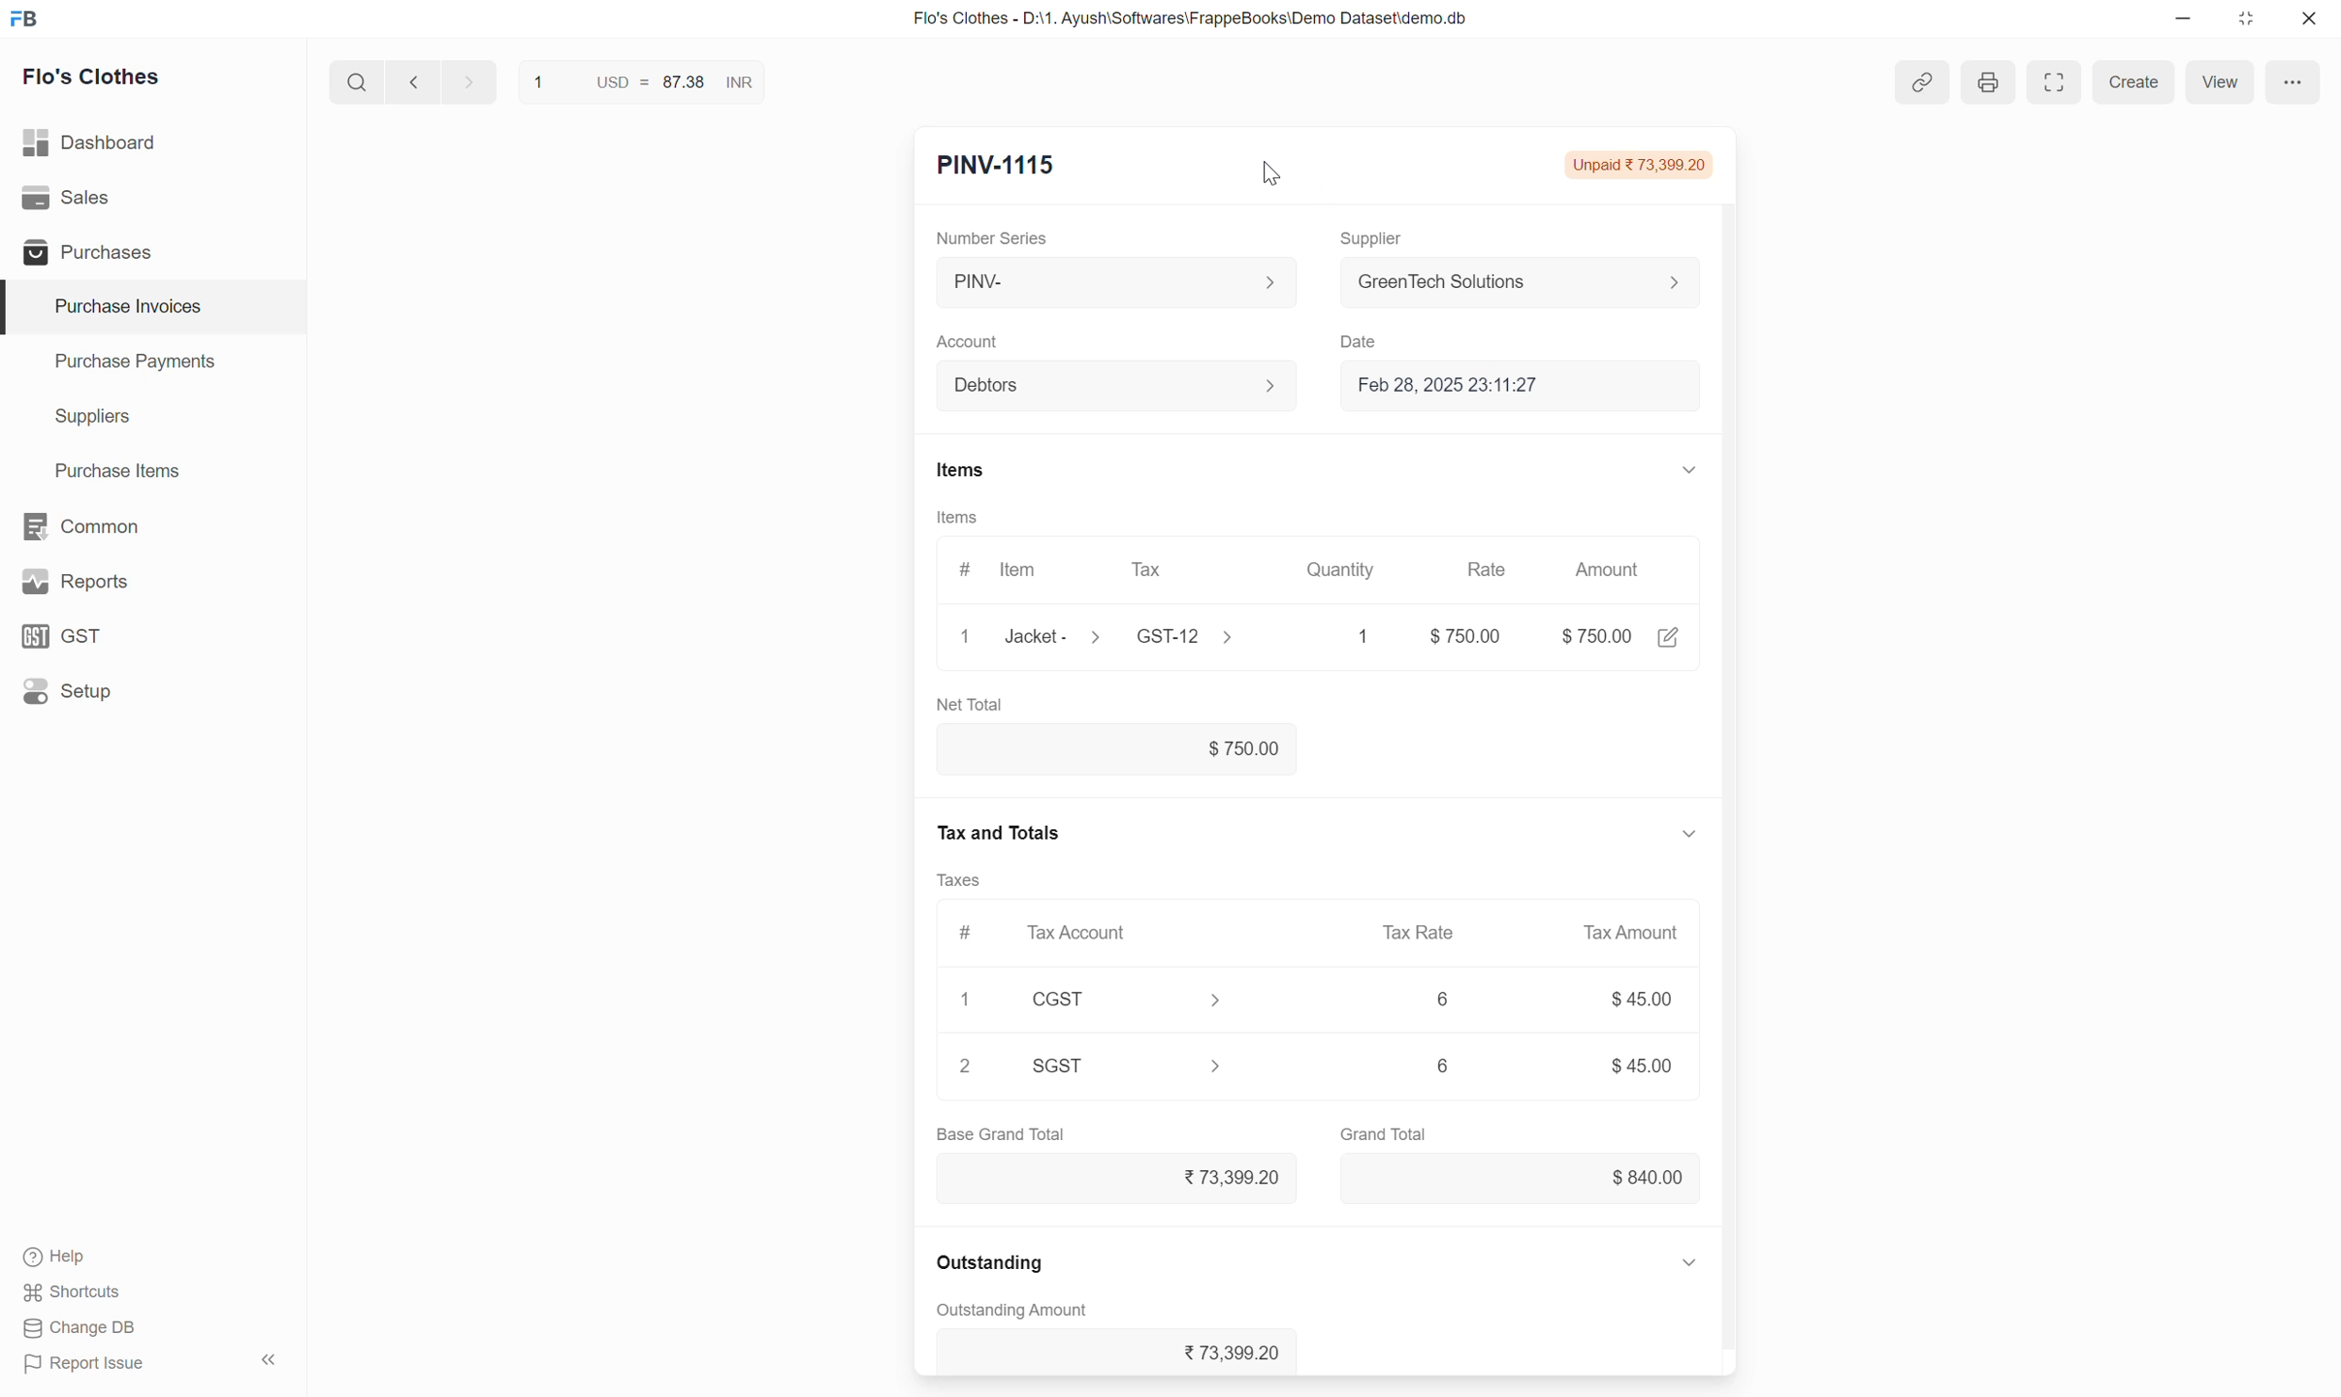  Describe the element at coordinates (85, 1364) in the screenshot. I see `Report Issue` at that location.